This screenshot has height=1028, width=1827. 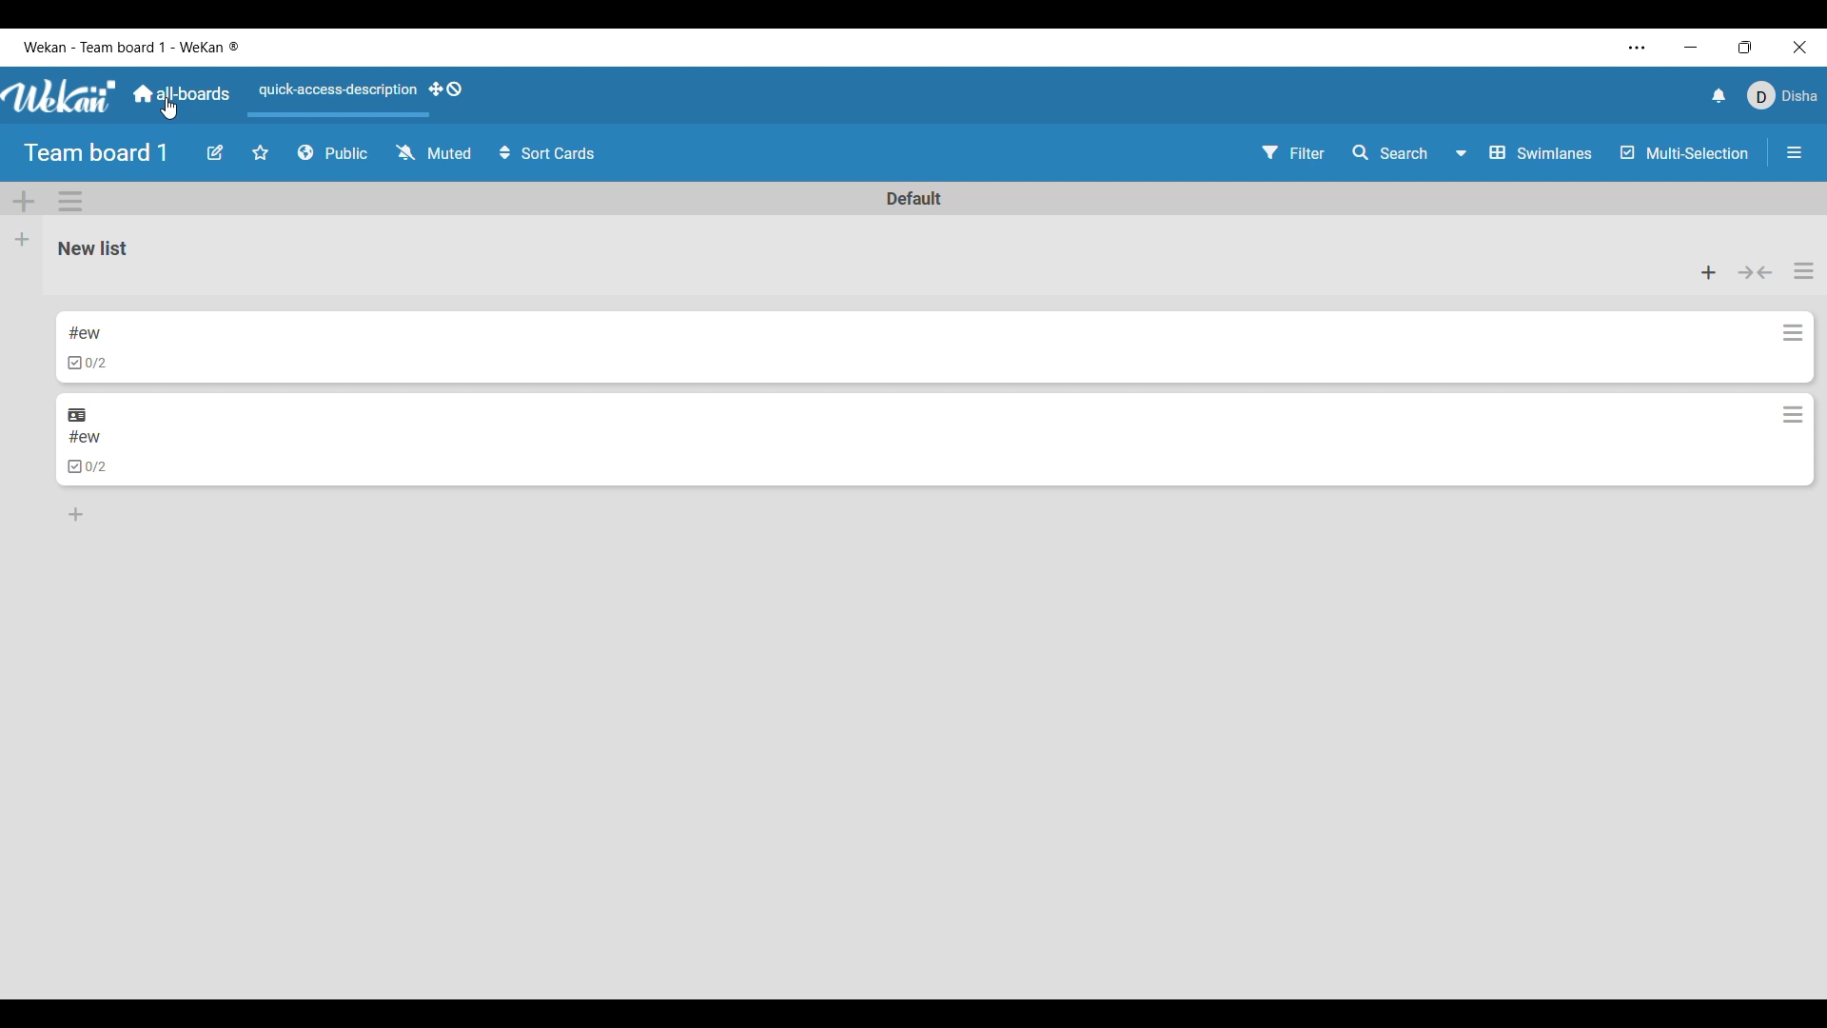 What do you see at coordinates (1638, 49) in the screenshot?
I see `More settings` at bounding box center [1638, 49].